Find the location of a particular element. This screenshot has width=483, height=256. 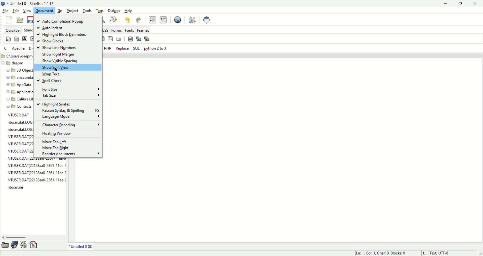

redo is located at coordinates (138, 20).